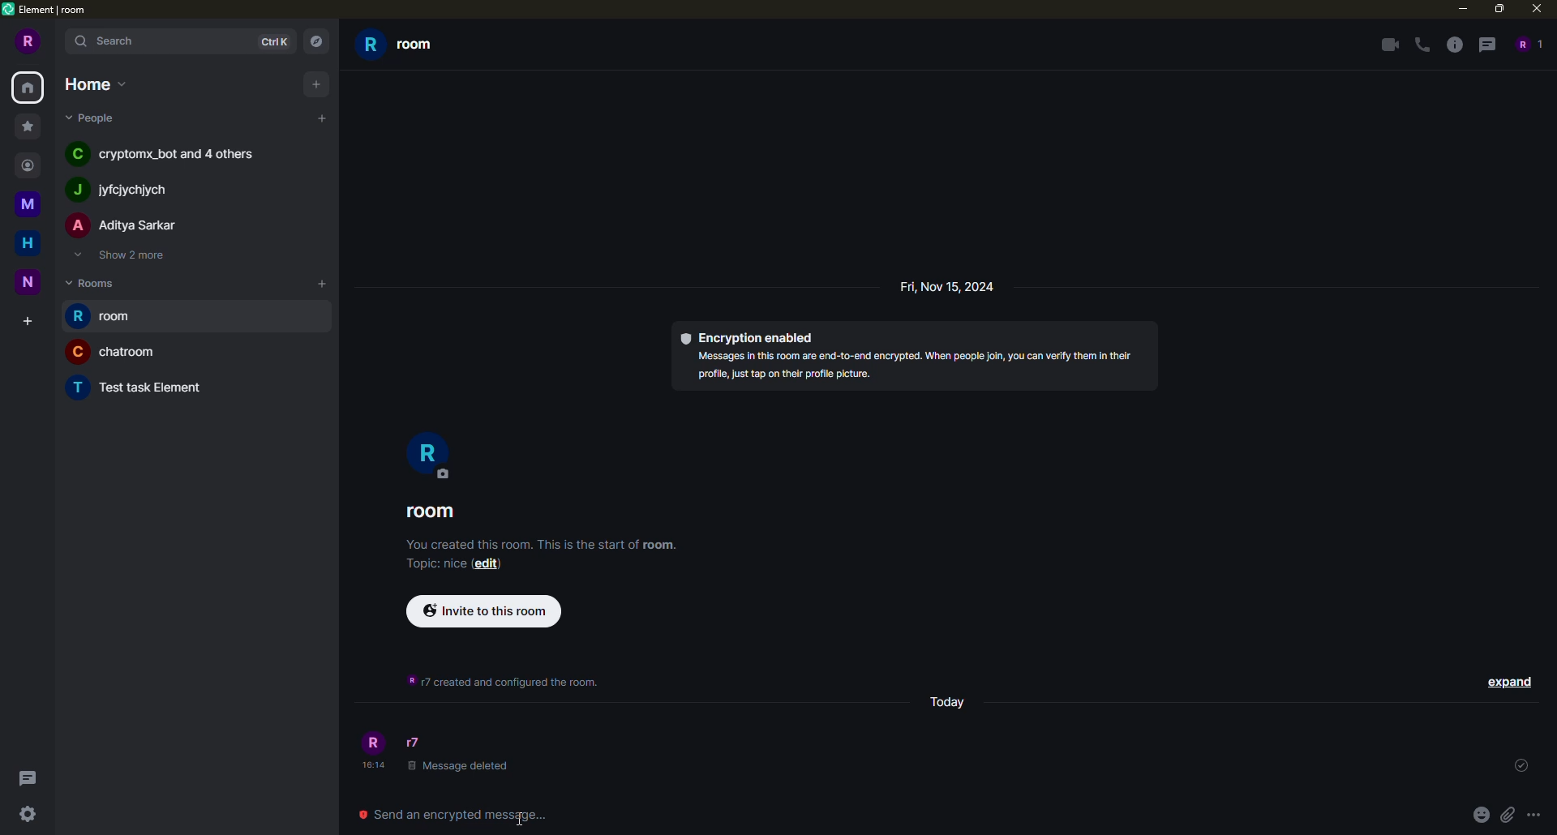  I want to click on day, so click(947, 704).